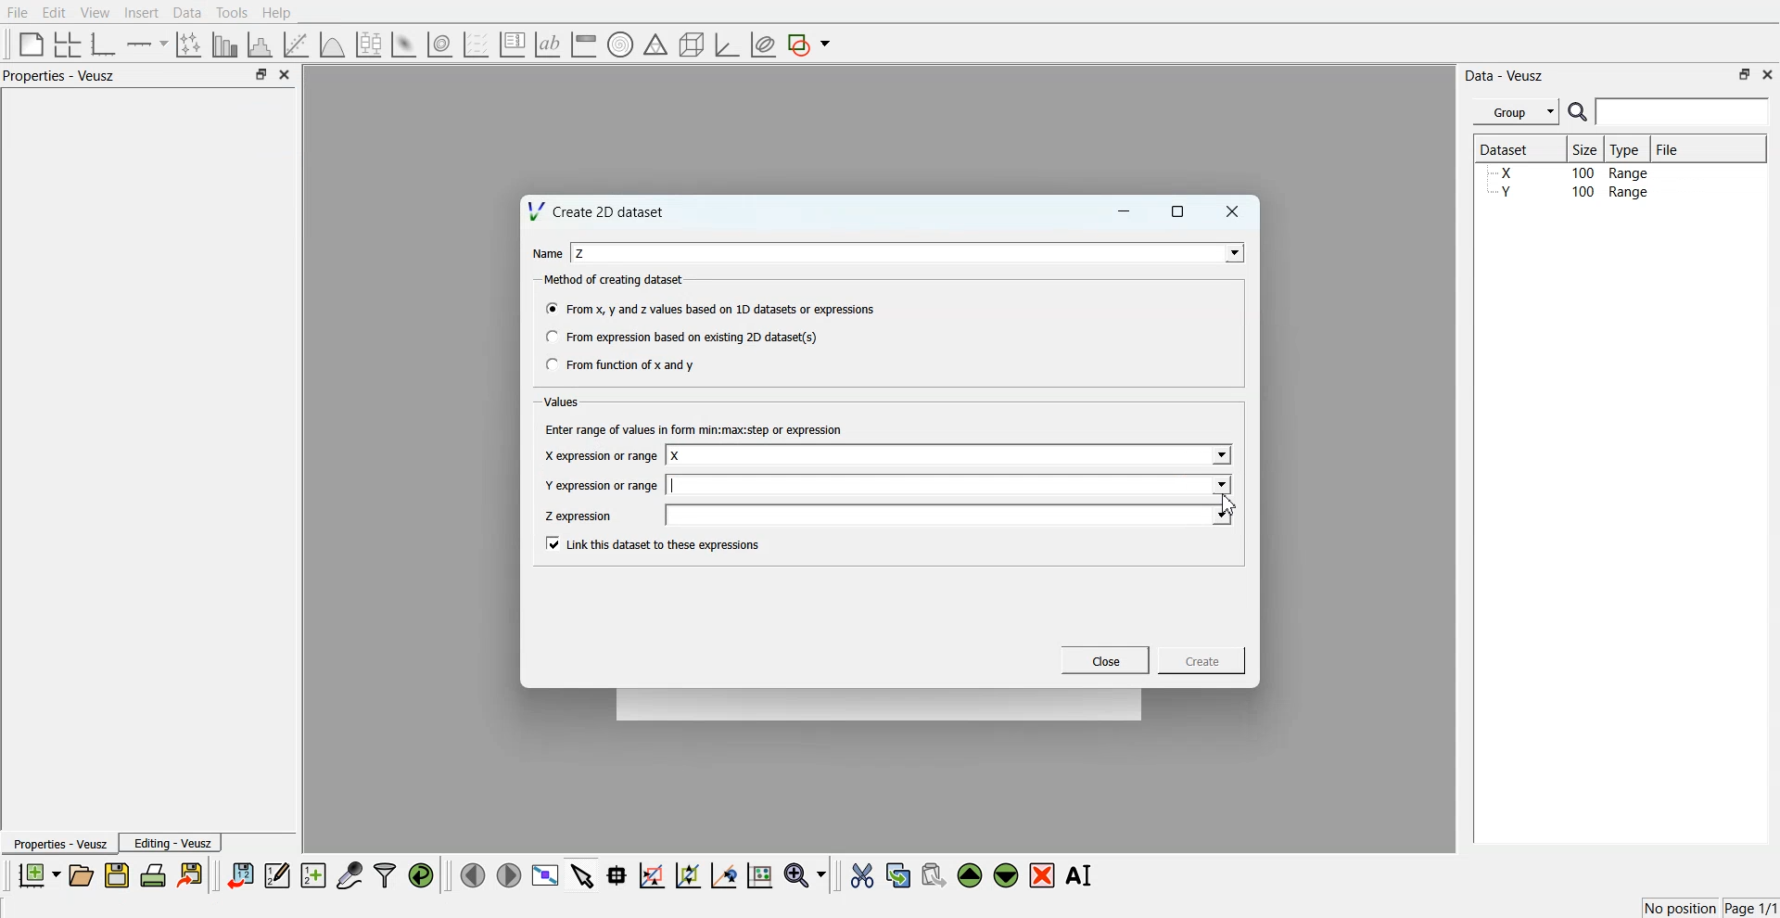 The image size is (1780, 918). What do you see at coordinates (677, 456) in the screenshot?
I see `X` at bounding box center [677, 456].